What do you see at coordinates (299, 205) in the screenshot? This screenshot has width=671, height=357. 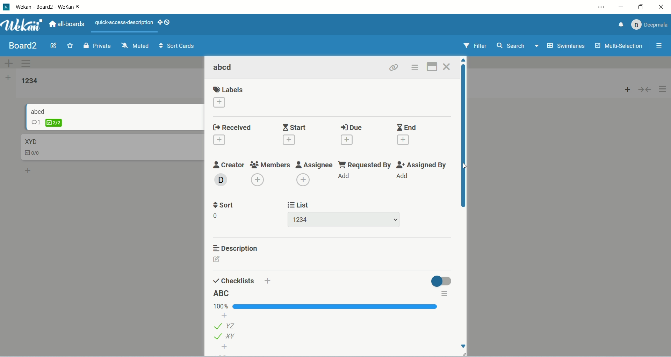 I see `list` at bounding box center [299, 205].